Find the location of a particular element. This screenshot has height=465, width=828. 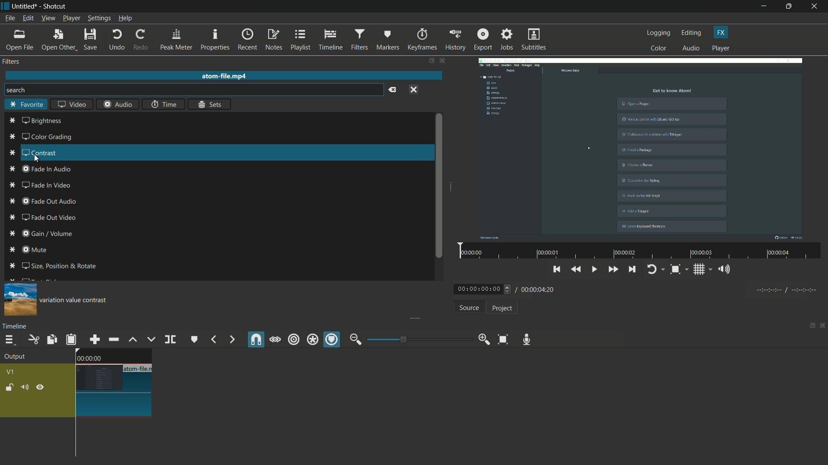

color grading is located at coordinates (40, 137).